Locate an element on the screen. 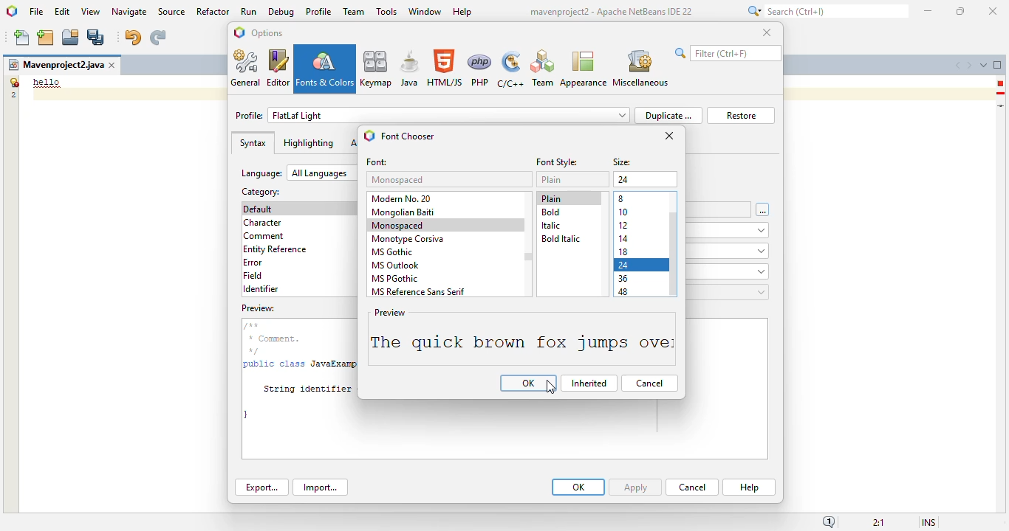 The height and width of the screenshot is (531, 1009). hint is located at coordinates (1001, 94).